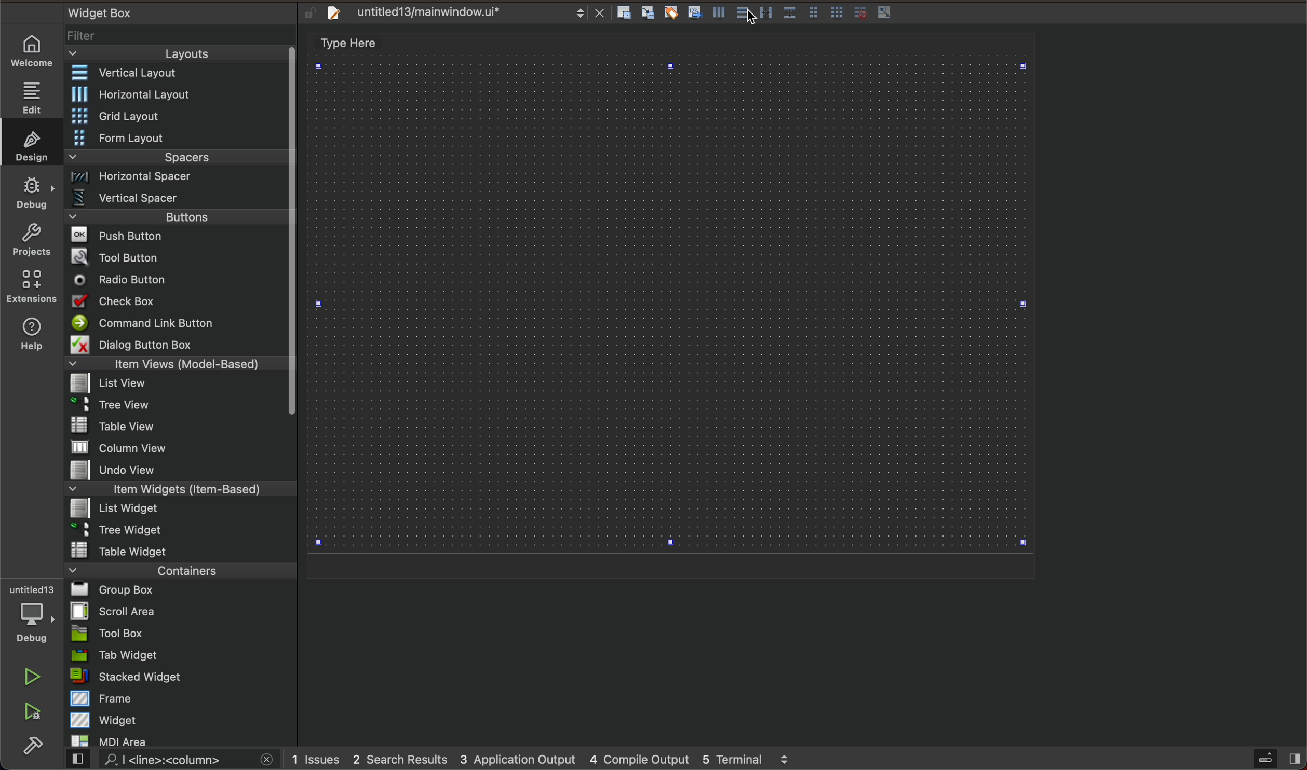 The image size is (1307, 770). I want to click on , so click(838, 12).